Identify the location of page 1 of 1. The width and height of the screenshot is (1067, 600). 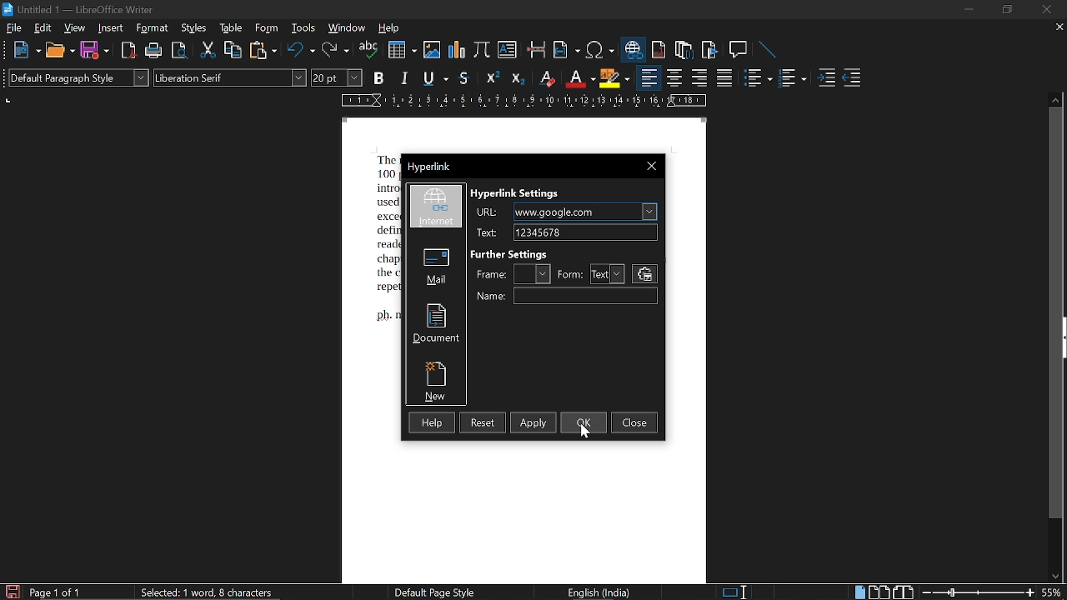
(56, 593).